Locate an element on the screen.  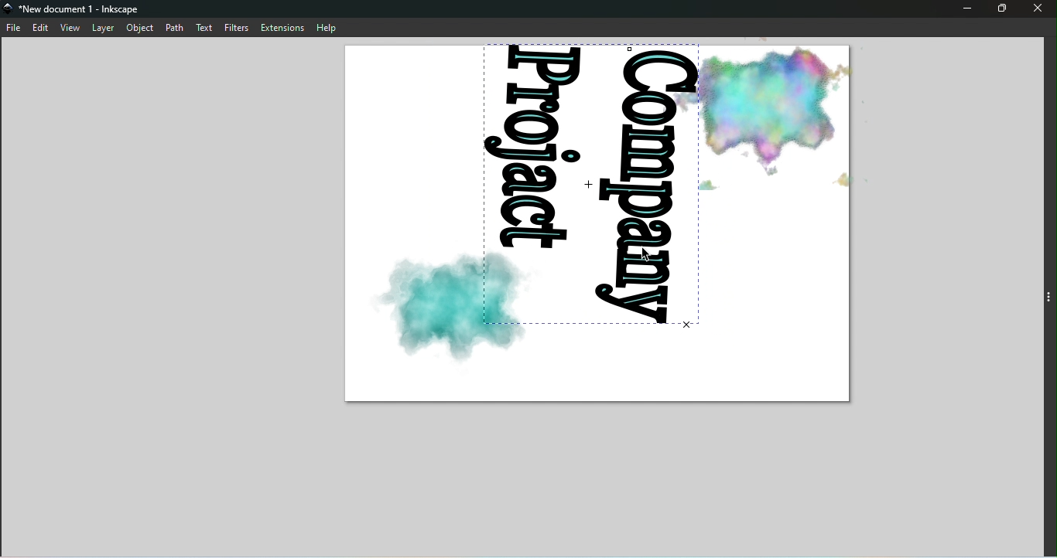
Object is located at coordinates (140, 29).